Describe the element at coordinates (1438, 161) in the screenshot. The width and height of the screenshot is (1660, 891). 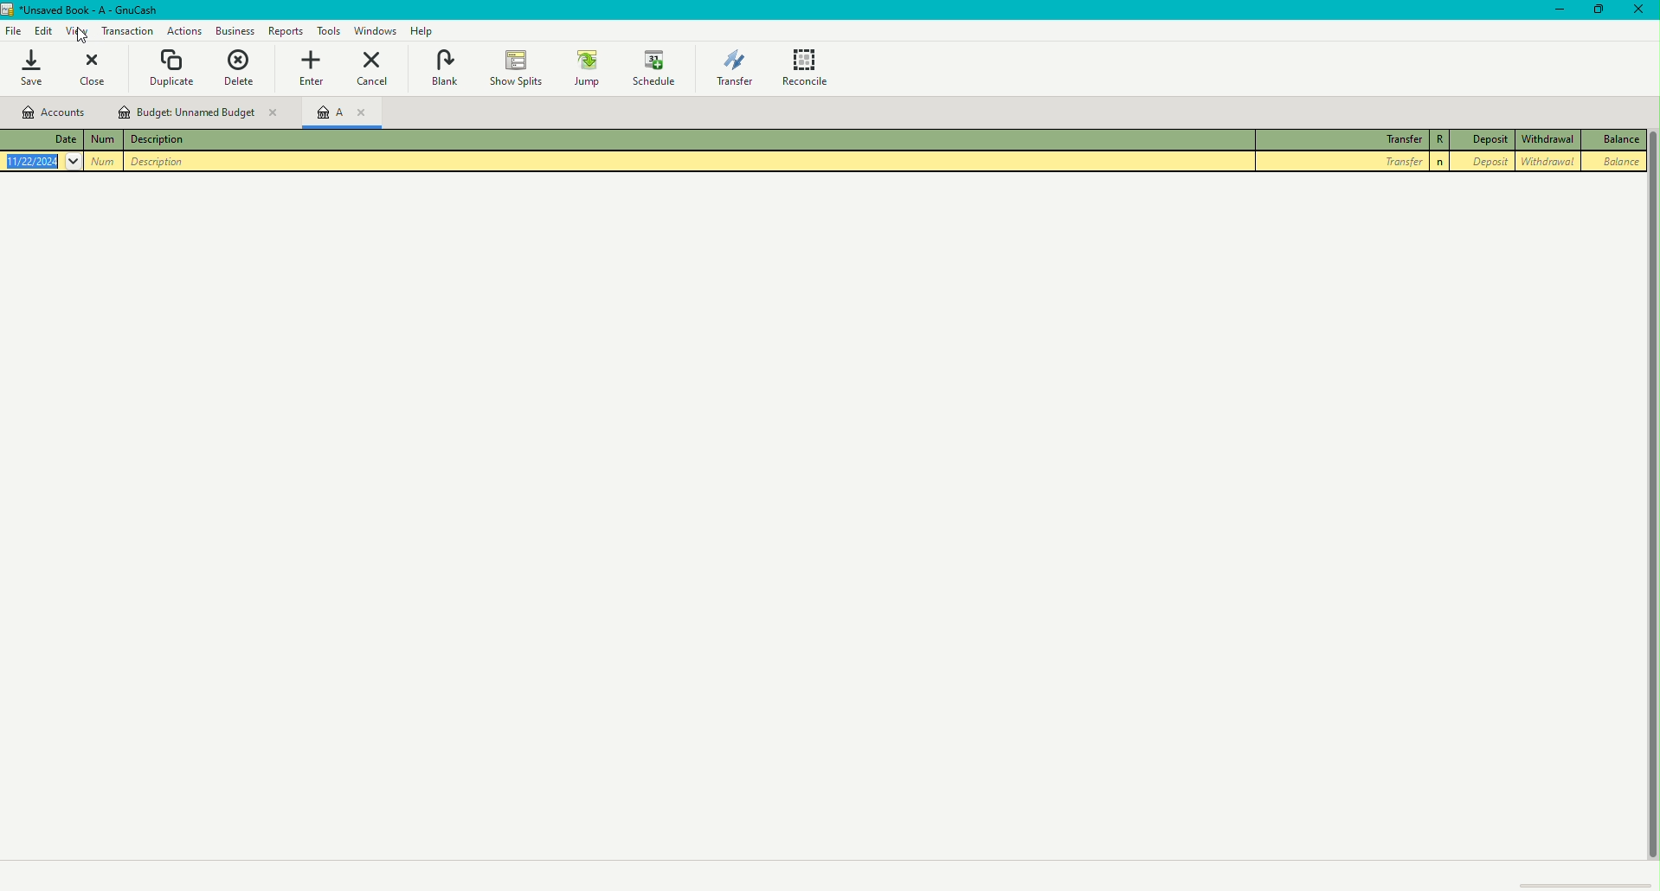
I see `n` at that location.